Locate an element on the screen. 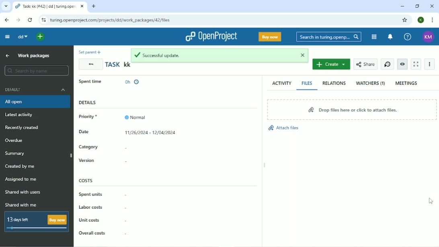 This screenshot has width=439, height=247. Details is located at coordinates (88, 103).